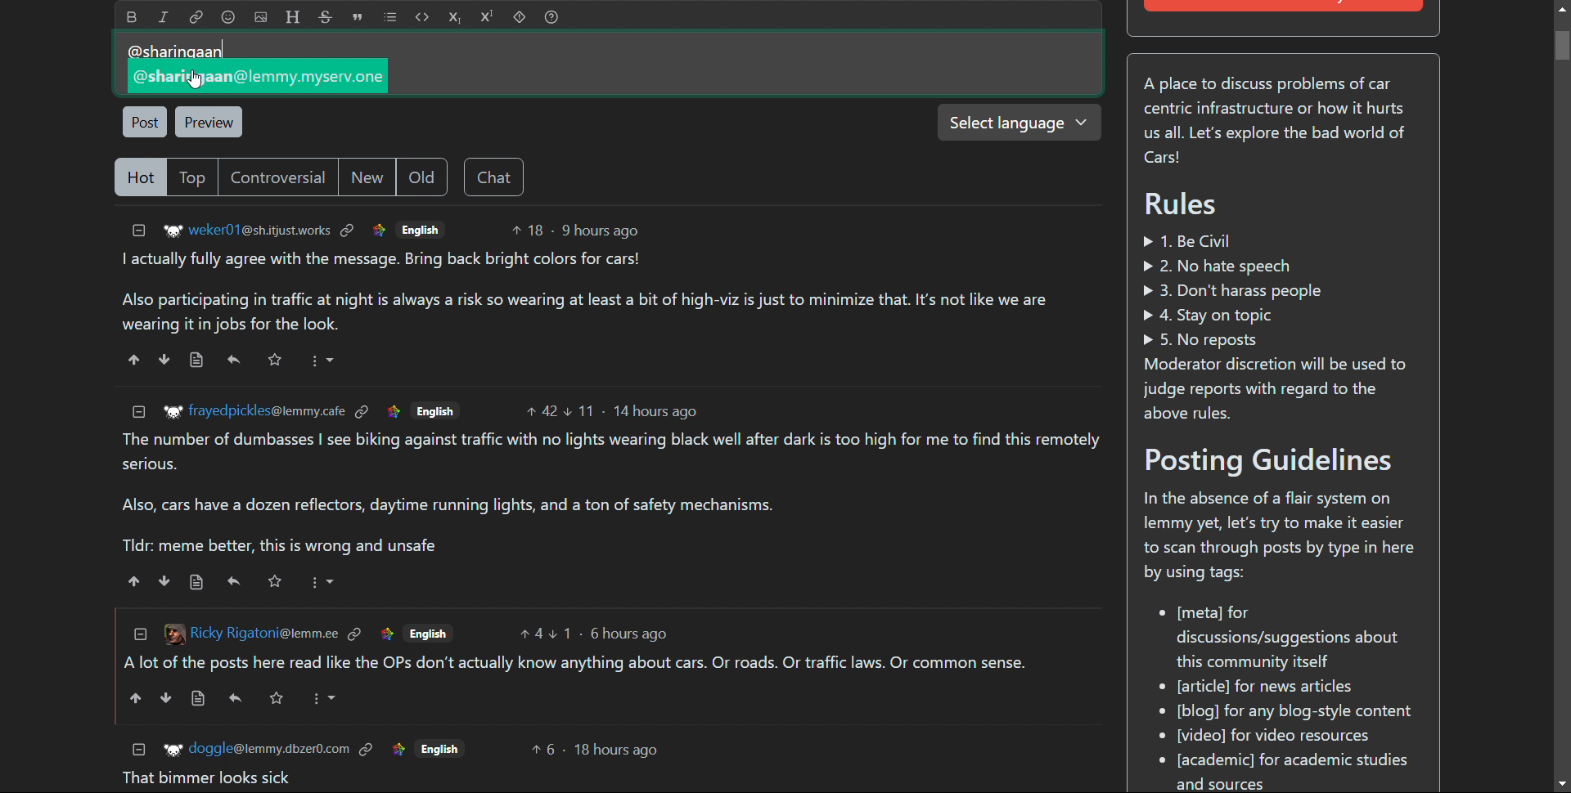  What do you see at coordinates (441, 747) in the screenshot?
I see `` at bounding box center [441, 747].